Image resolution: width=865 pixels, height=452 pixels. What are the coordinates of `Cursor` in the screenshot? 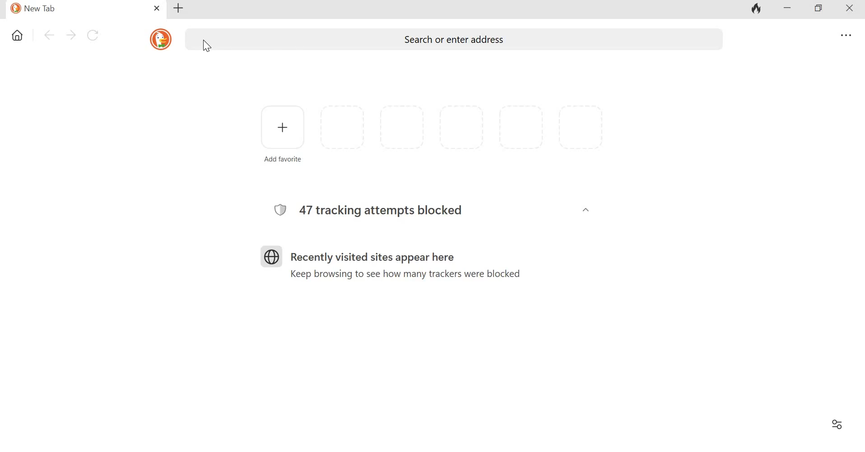 It's located at (208, 48).